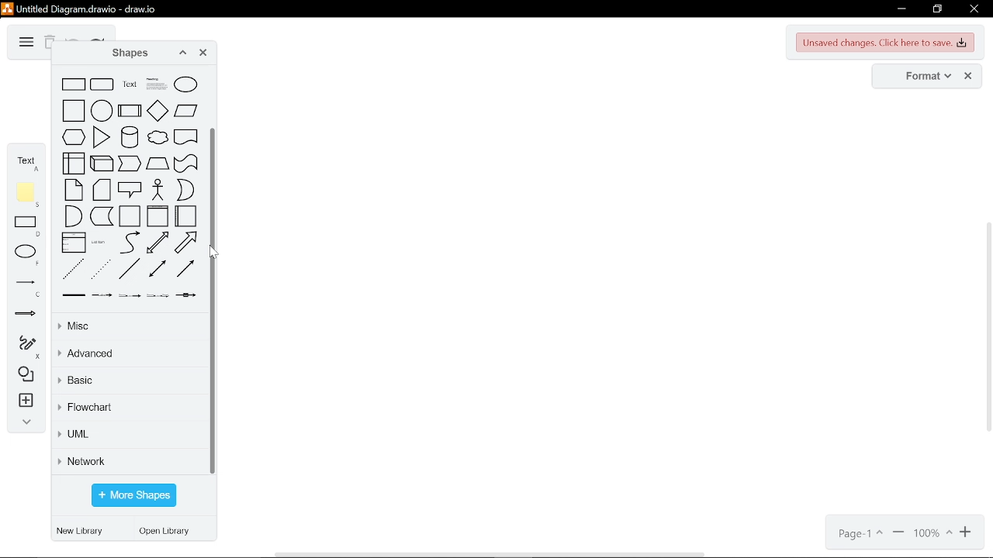  I want to click on collapse, so click(23, 424).